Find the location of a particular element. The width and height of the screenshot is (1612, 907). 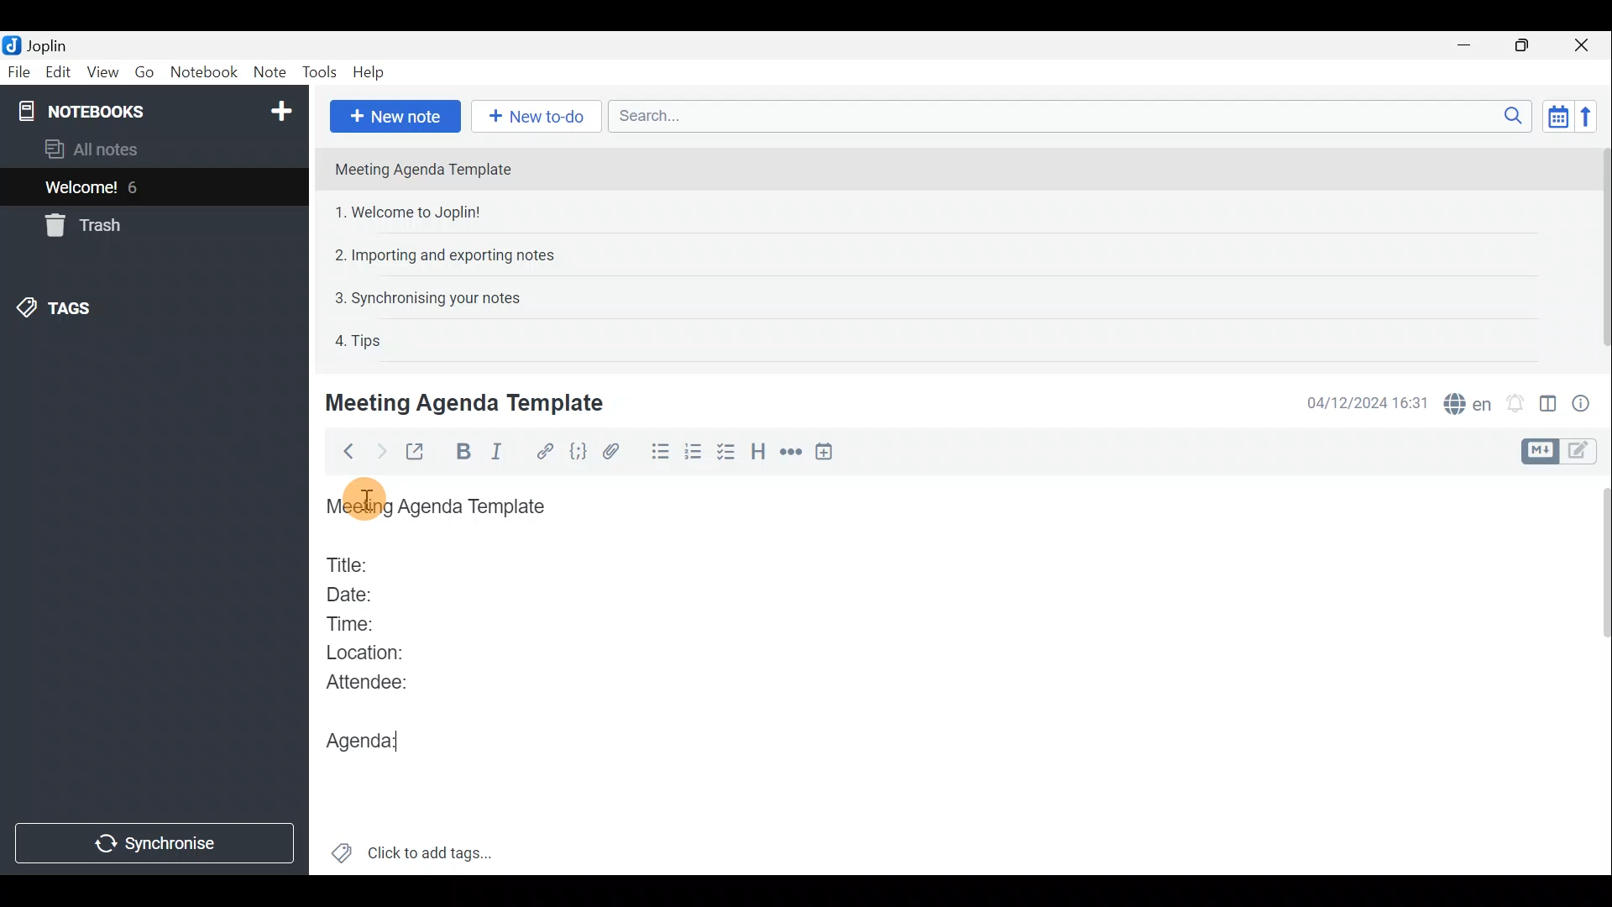

3. Synchronising your notes is located at coordinates (427, 297).